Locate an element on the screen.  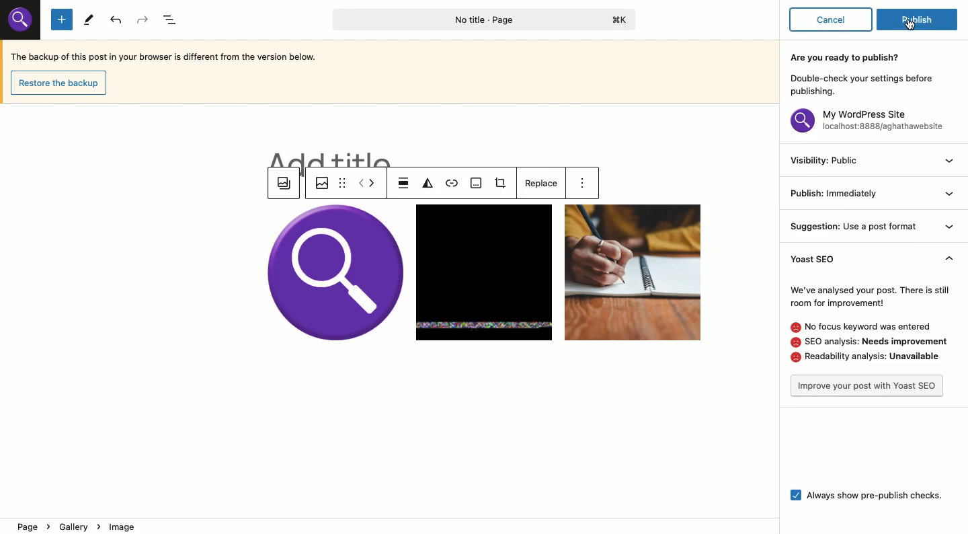
Move left right is located at coordinates (367, 184).